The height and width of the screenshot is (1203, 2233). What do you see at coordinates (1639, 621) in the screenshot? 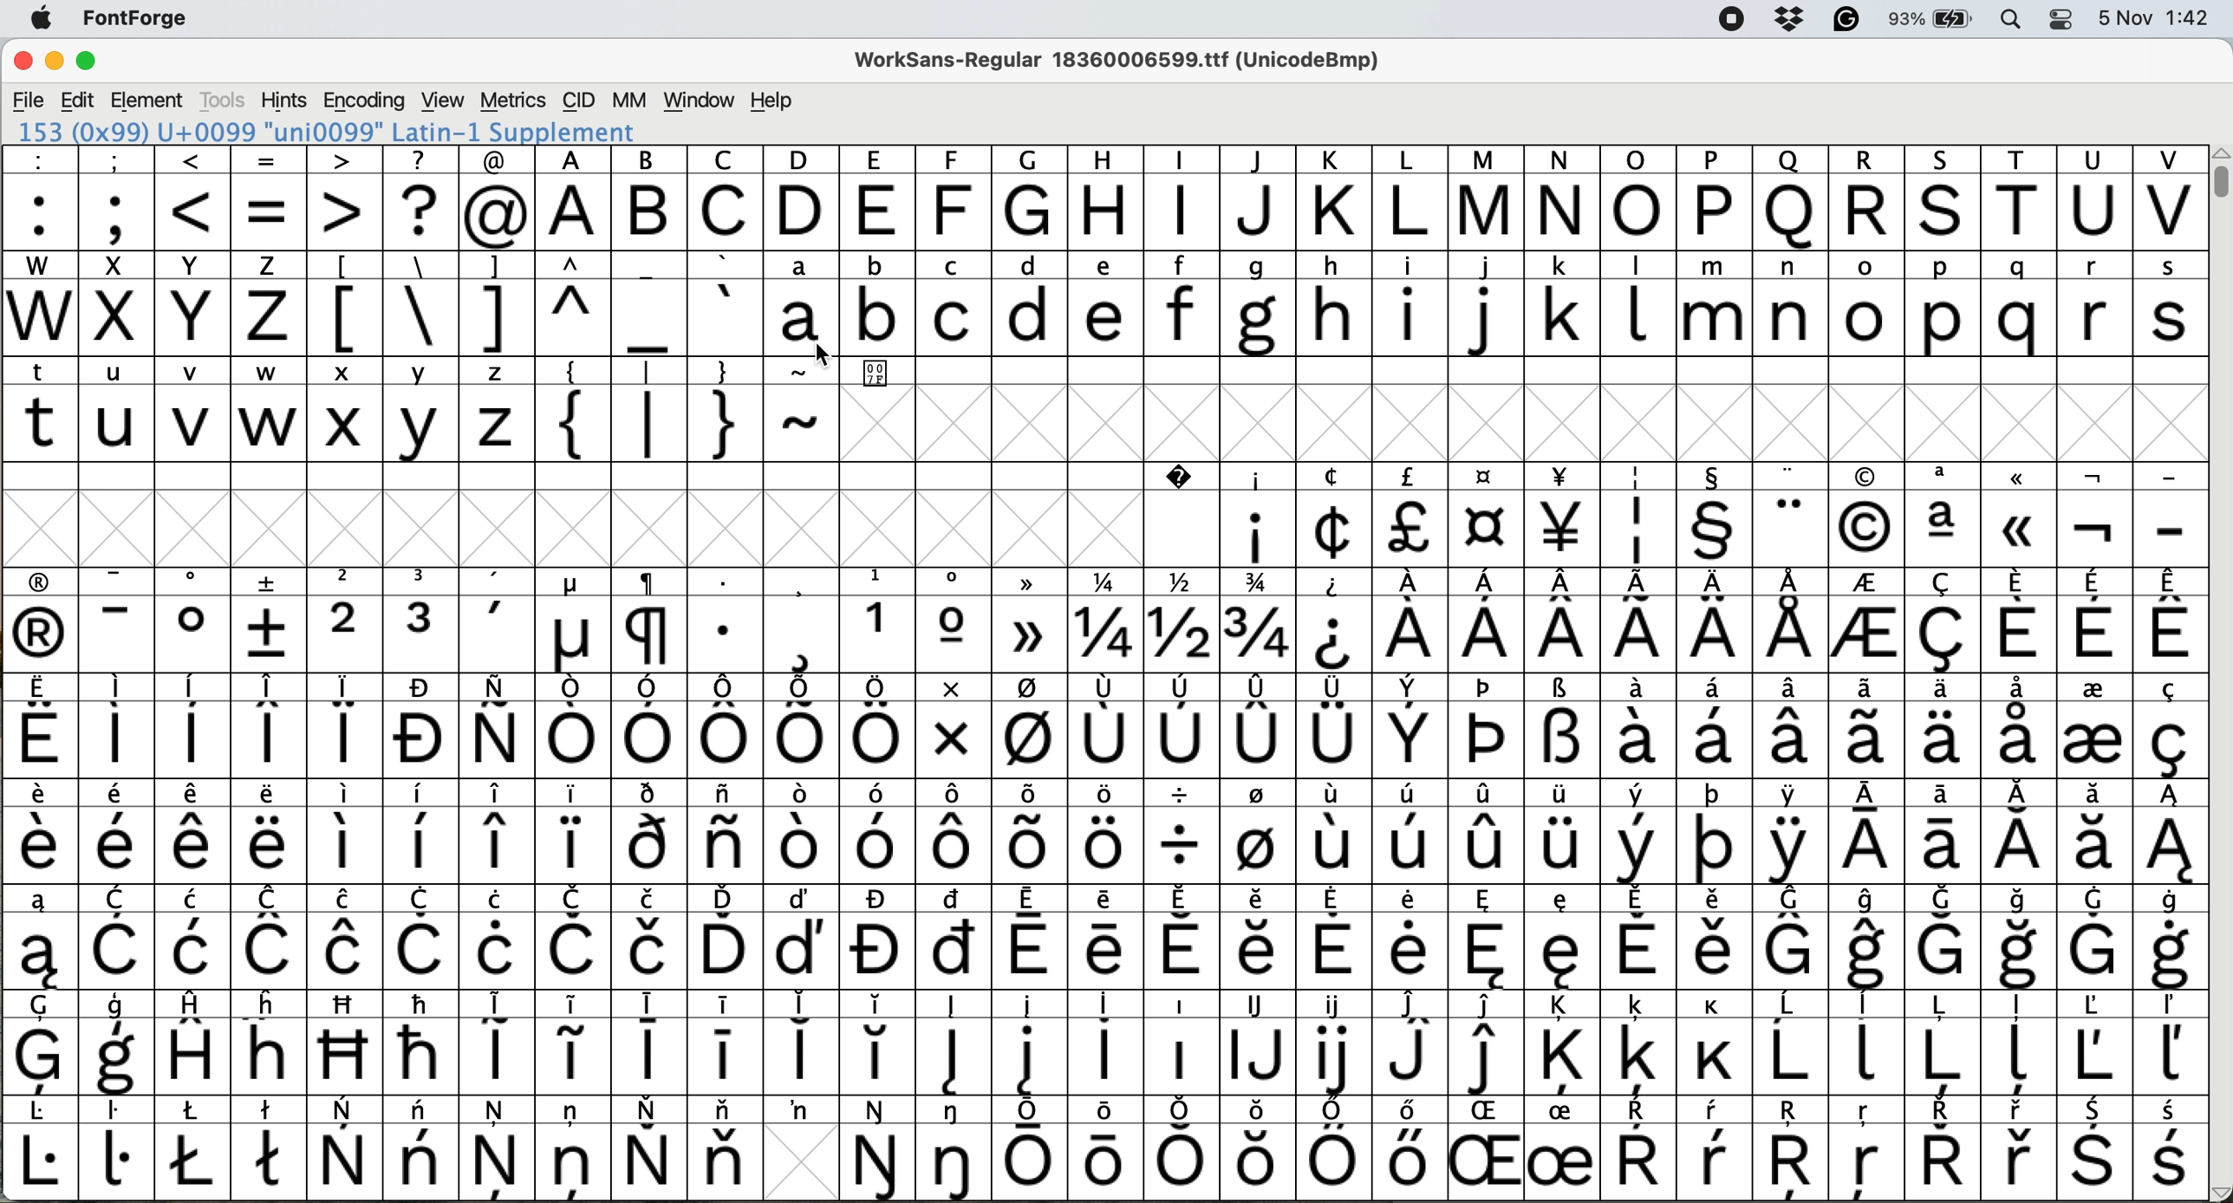
I see `symbol` at bounding box center [1639, 621].